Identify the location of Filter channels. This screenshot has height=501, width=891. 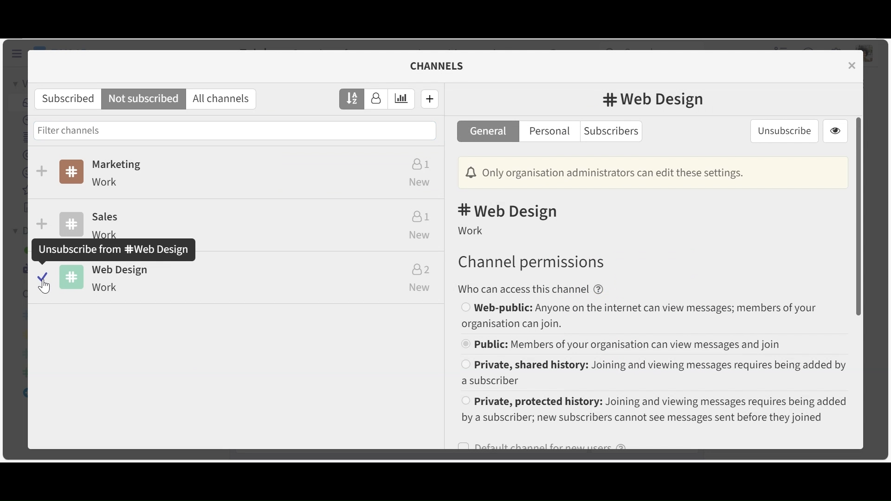
(235, 130).